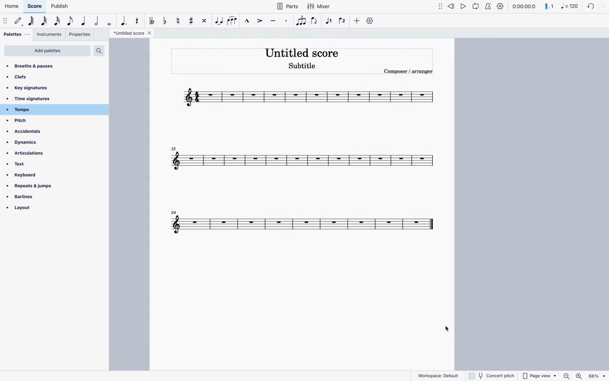 This screenshot has width=609, height=381. What do you see at coordinates (29, 77) in the screenshot?
I see `clefs` at bounding box center [29, 77].